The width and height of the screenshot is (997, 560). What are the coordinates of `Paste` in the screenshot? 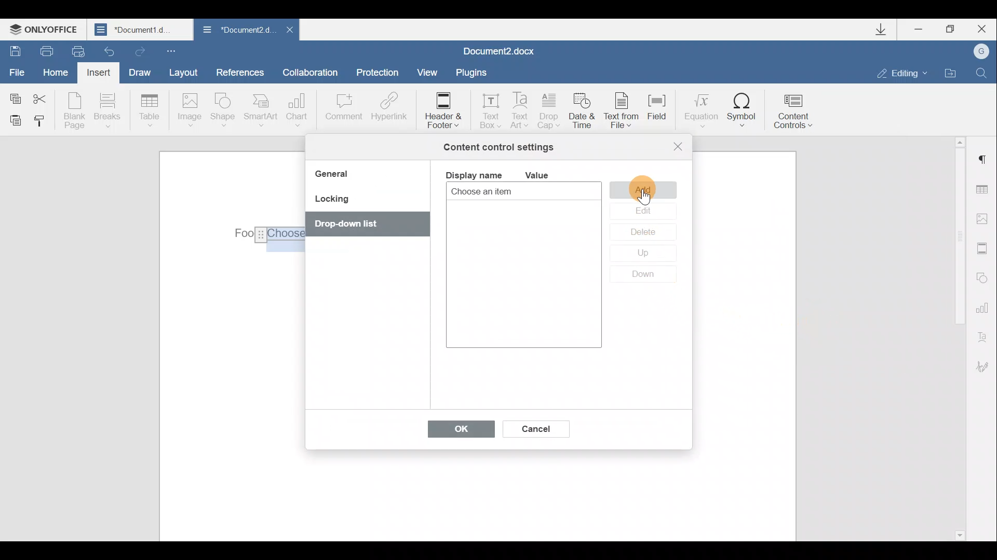 It's located at (11, 120).